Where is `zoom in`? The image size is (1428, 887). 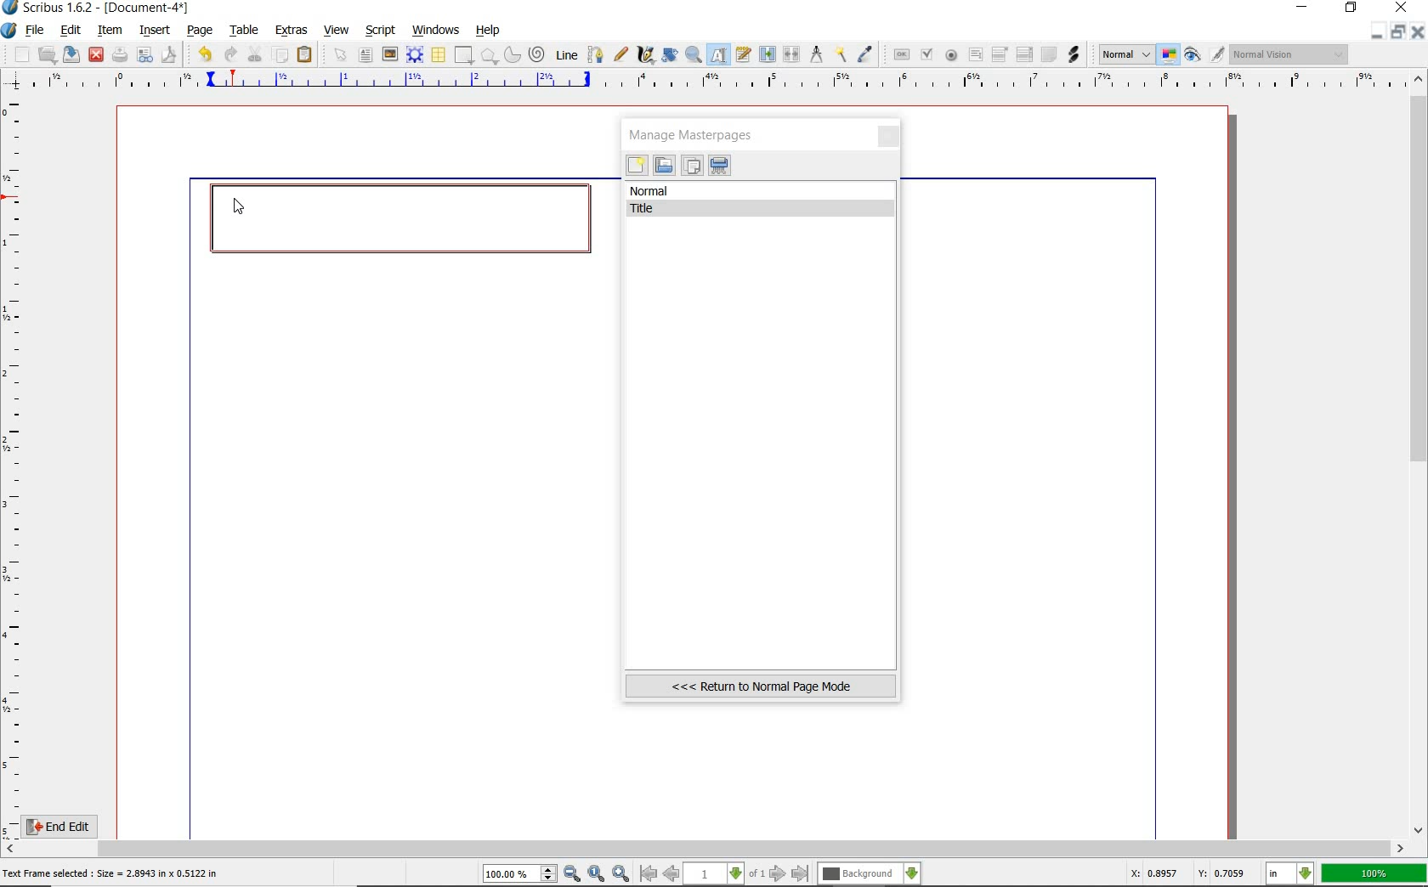
zoom in is located at coordinates (620, 873).